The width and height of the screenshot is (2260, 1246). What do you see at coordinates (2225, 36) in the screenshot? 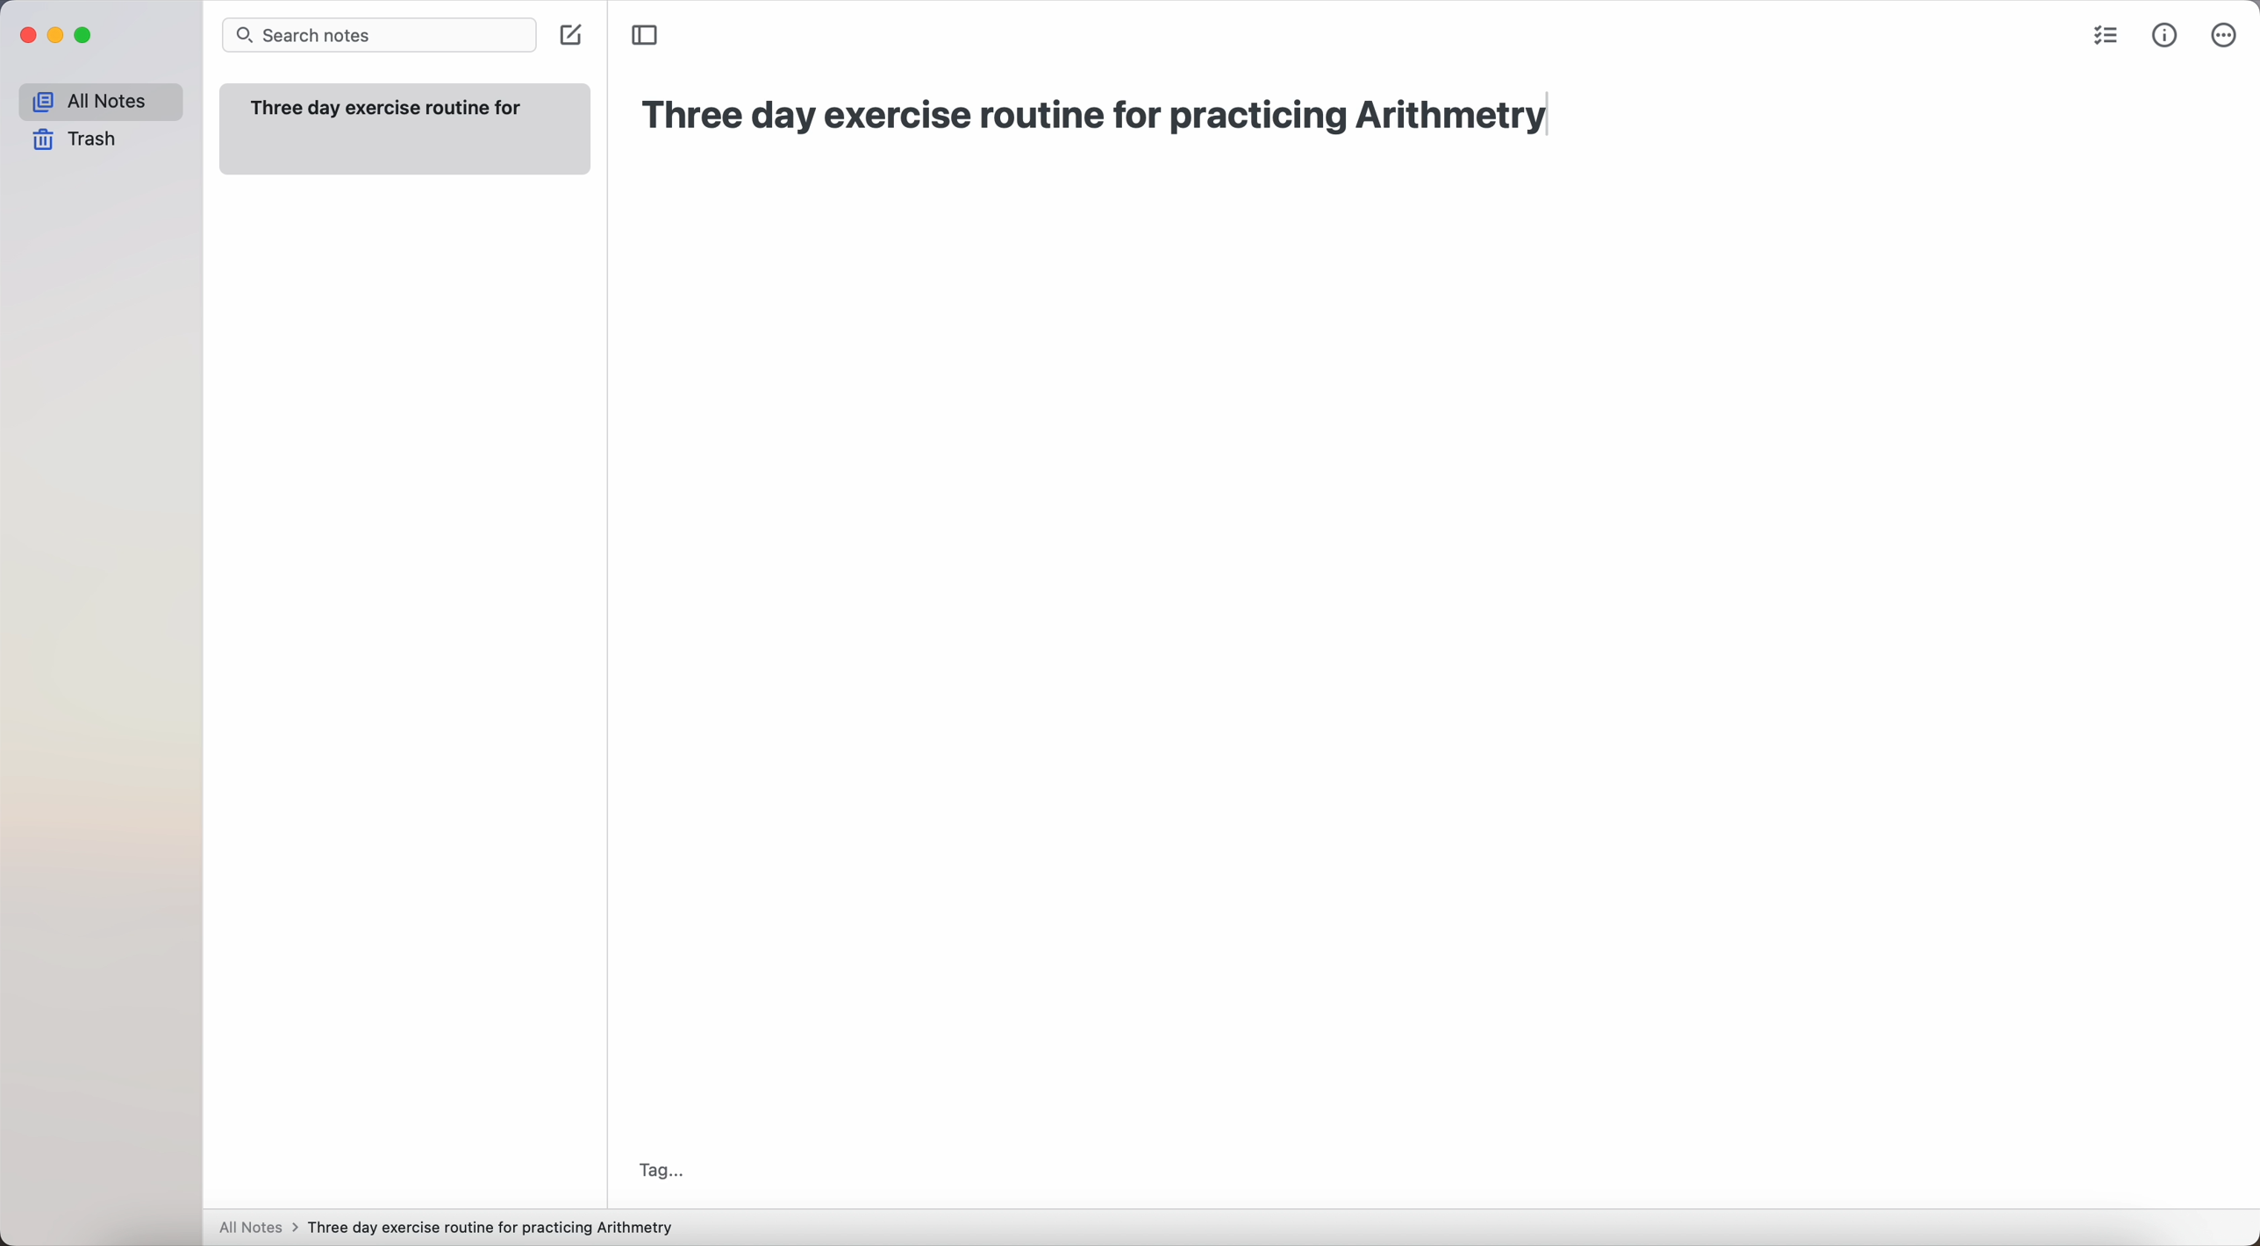
I see `more options` at bounding box center [2225, 36].